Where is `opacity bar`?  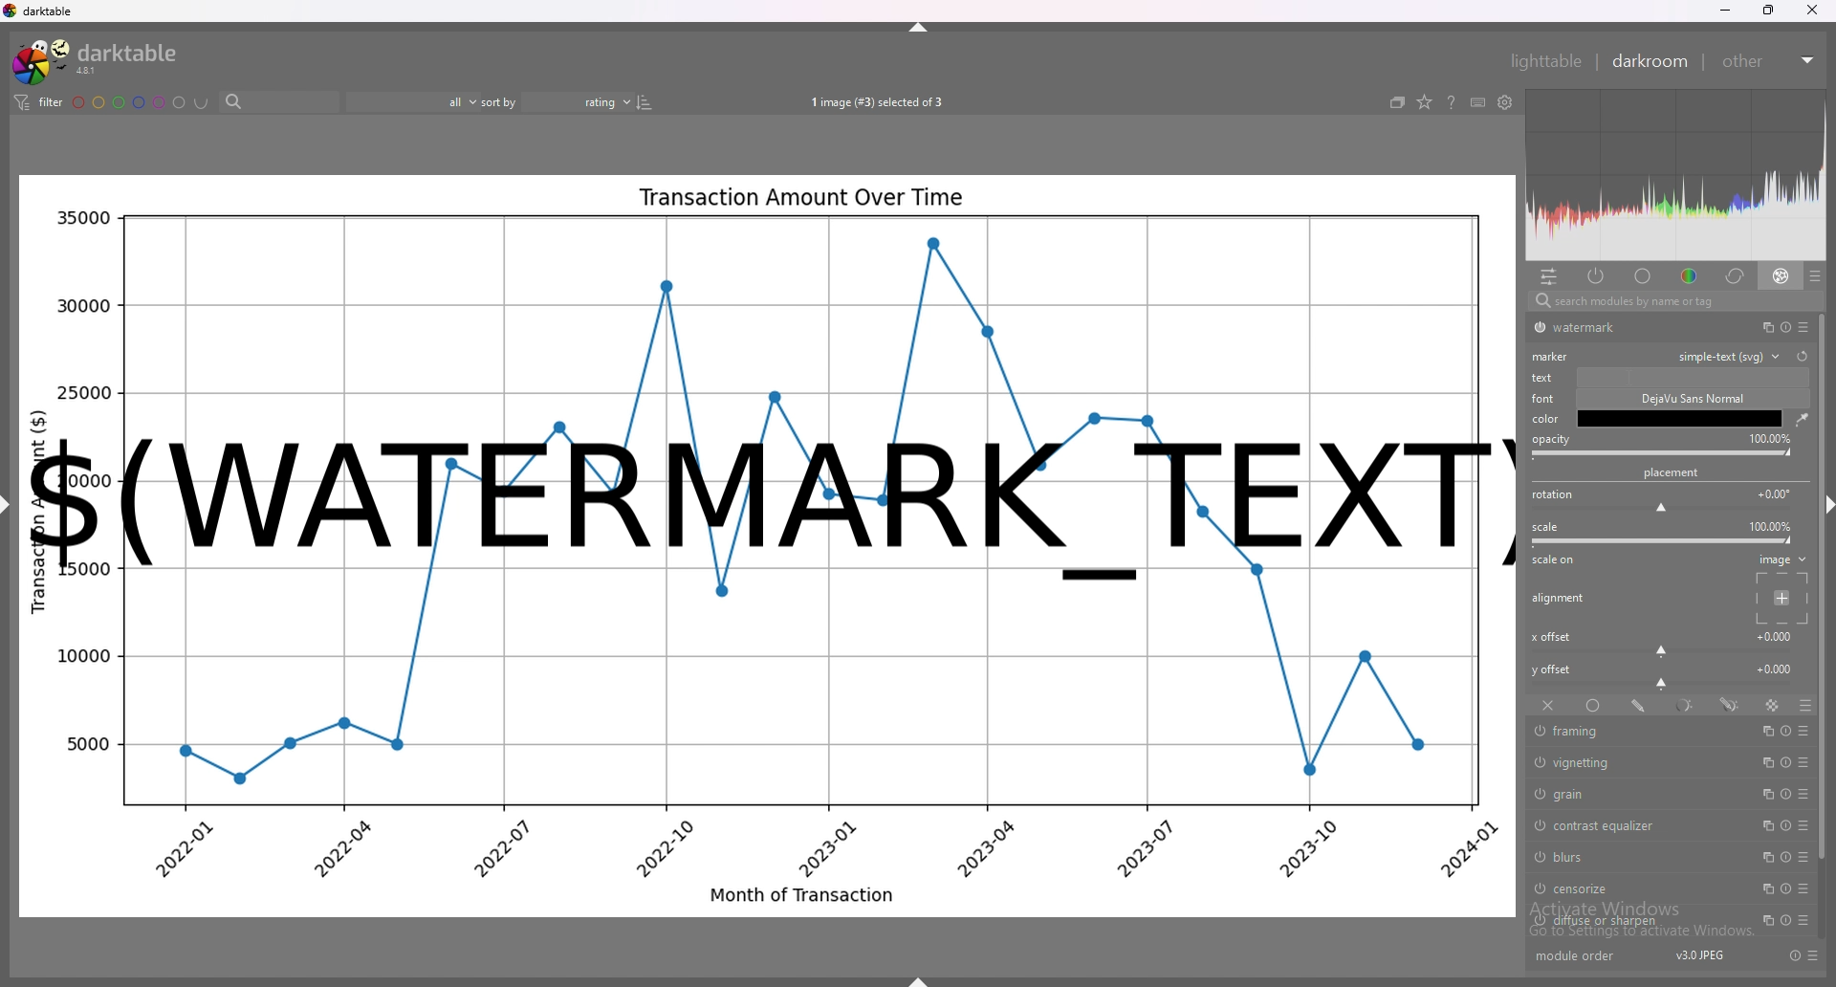 opacity bar is located at coordinates (1662, 454).